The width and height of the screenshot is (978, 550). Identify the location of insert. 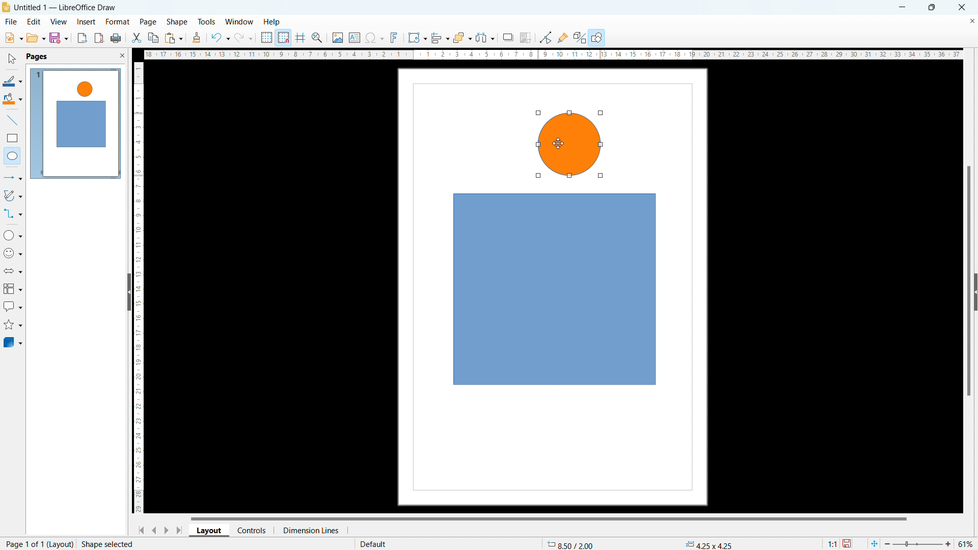
(87, 22).